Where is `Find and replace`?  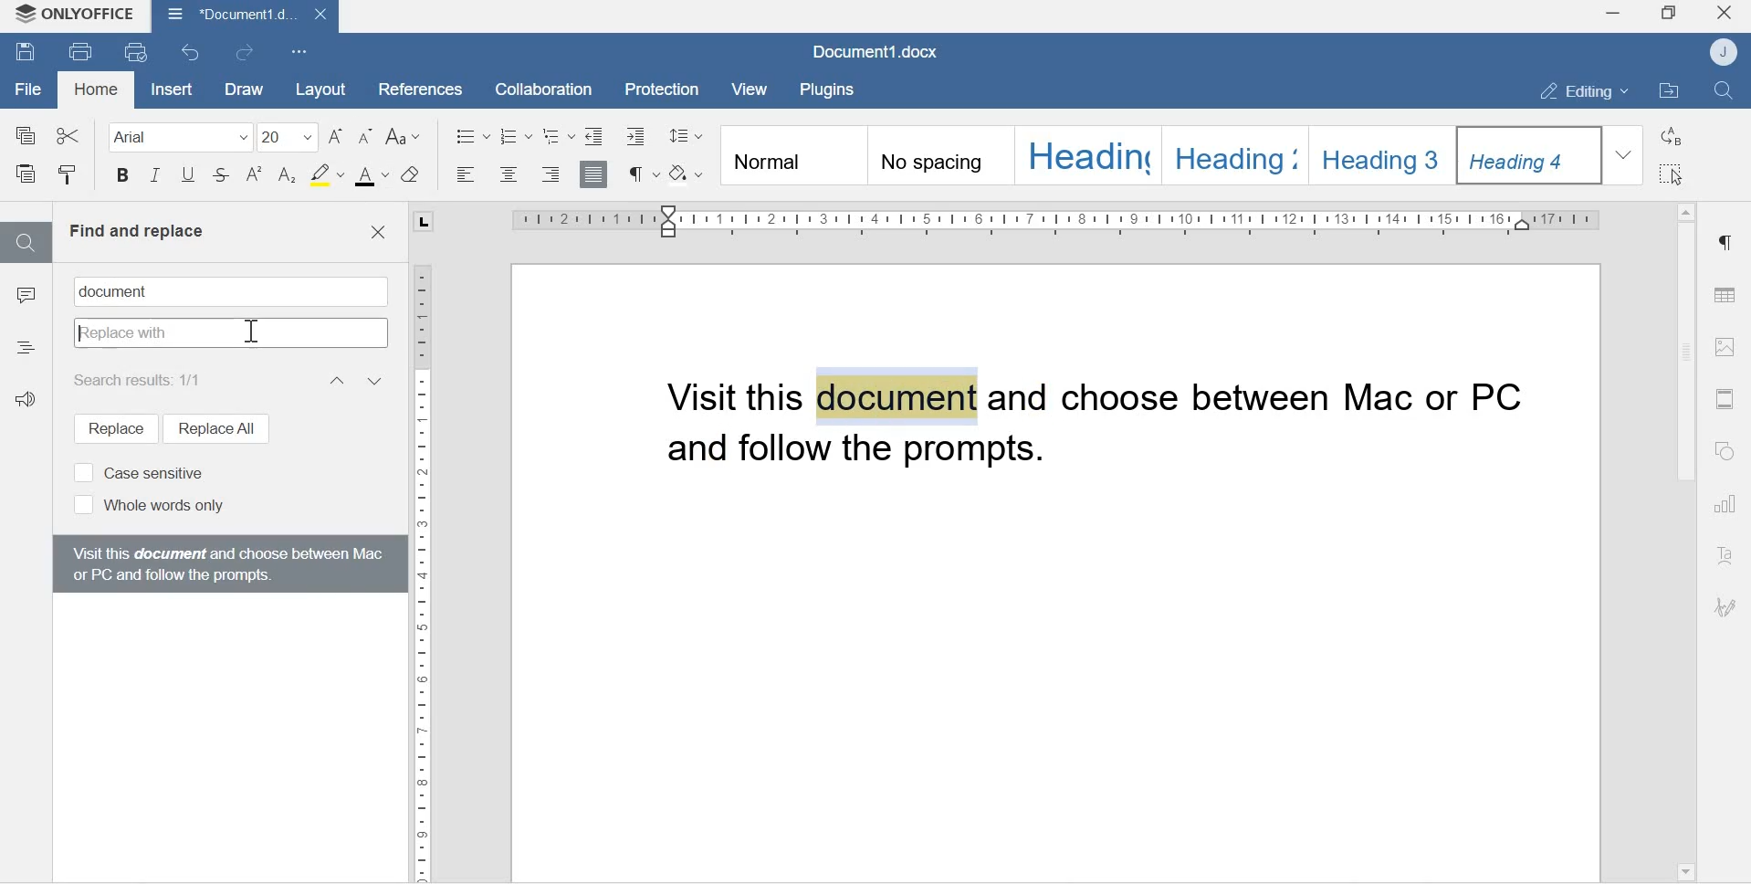 Find and replace is located at coordinates (136, 231).